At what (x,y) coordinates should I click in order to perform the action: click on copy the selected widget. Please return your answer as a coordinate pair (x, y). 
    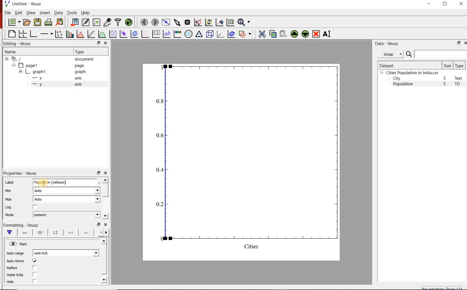
    Looking at the image, I should click on (272, 33).